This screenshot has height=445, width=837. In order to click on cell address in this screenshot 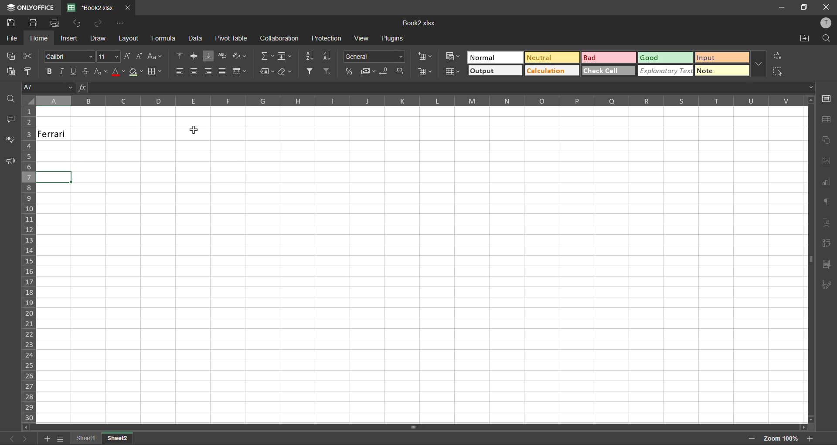, I will do `click(48, 88)`.